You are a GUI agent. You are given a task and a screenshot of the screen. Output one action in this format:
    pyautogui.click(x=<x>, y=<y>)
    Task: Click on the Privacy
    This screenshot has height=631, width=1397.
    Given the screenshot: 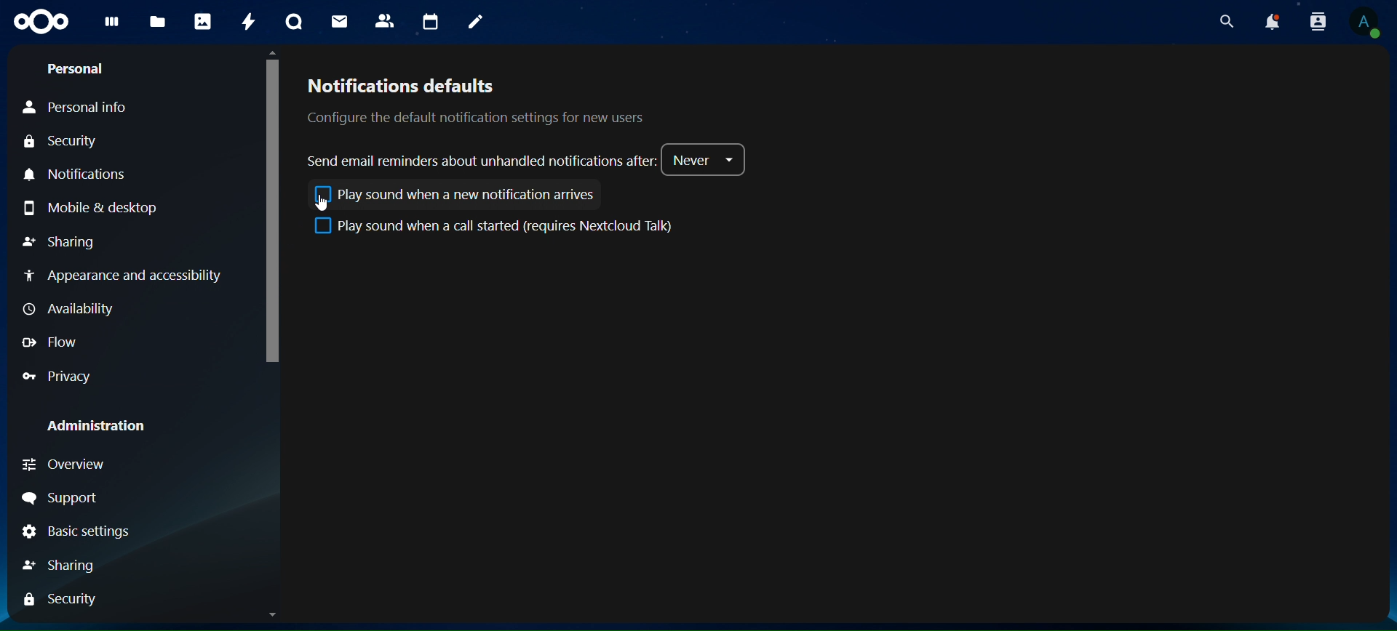 What is the action you would take?
    pyautogui.click(x=60, y=377)
    